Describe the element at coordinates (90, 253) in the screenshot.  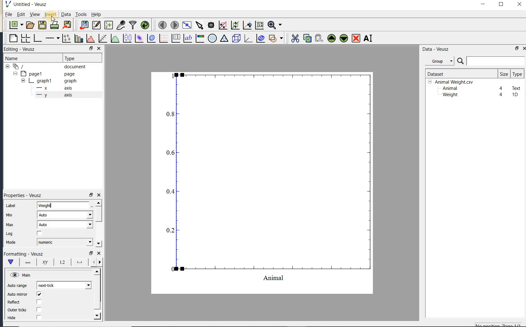
I see `restore` at that location.